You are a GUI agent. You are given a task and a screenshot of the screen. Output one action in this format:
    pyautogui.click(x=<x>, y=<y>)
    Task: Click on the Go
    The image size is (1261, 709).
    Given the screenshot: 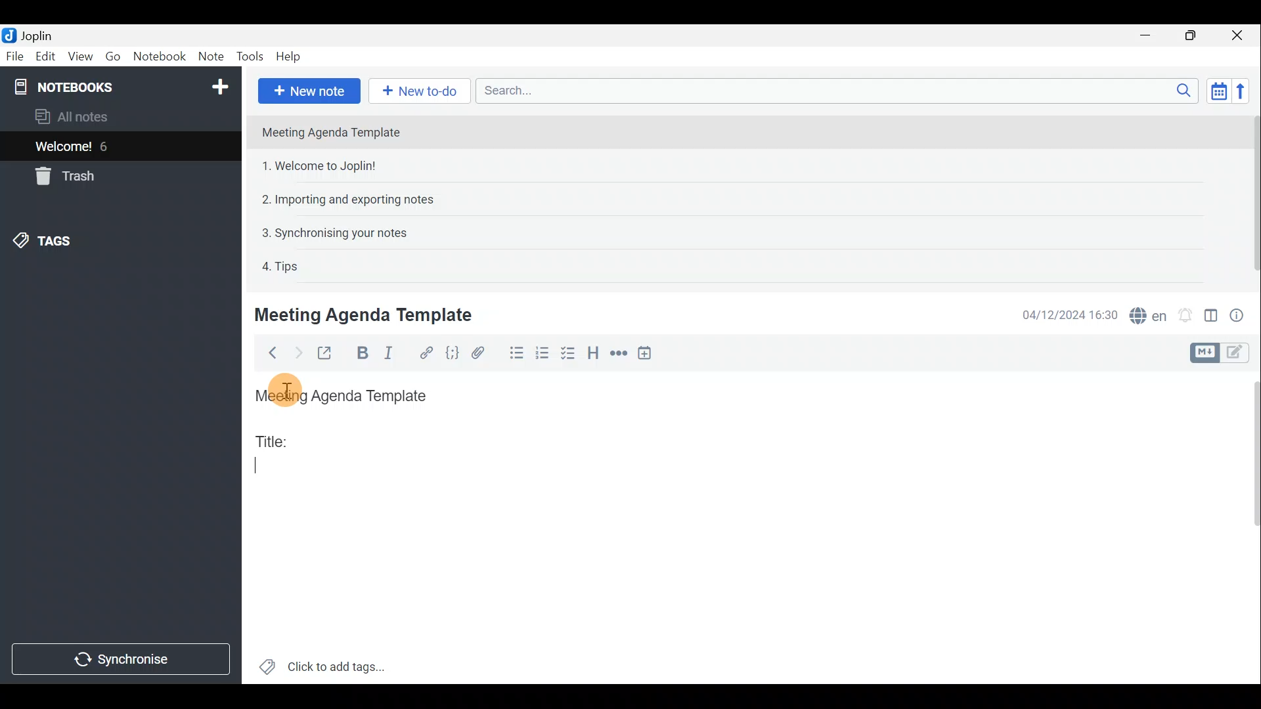 What is the action you would take?
    pyautogui.click(x=113, y=56)
    